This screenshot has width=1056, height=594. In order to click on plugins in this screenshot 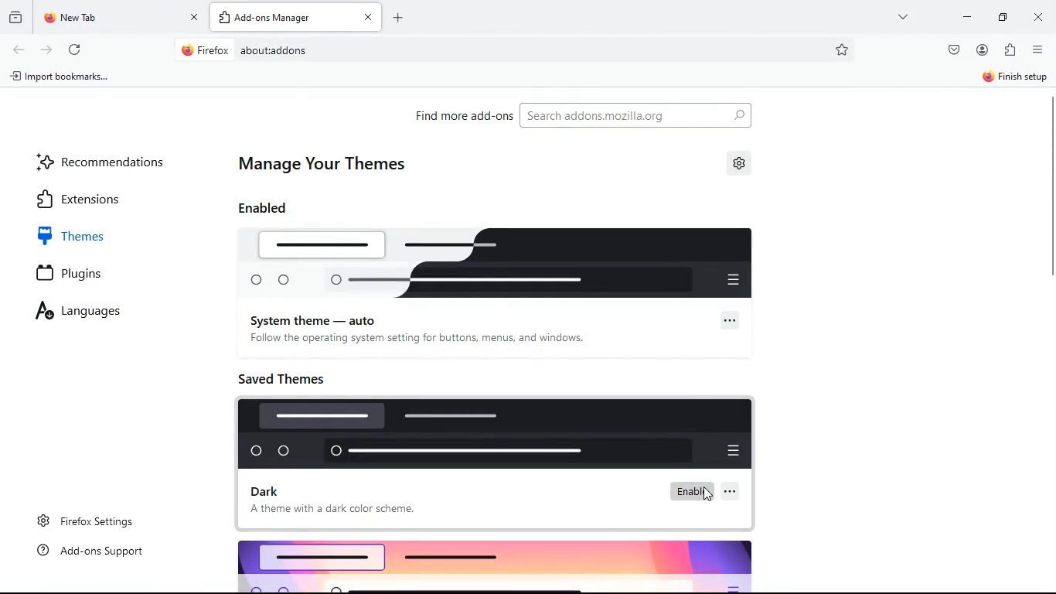, I will do `click(78, 273)`.